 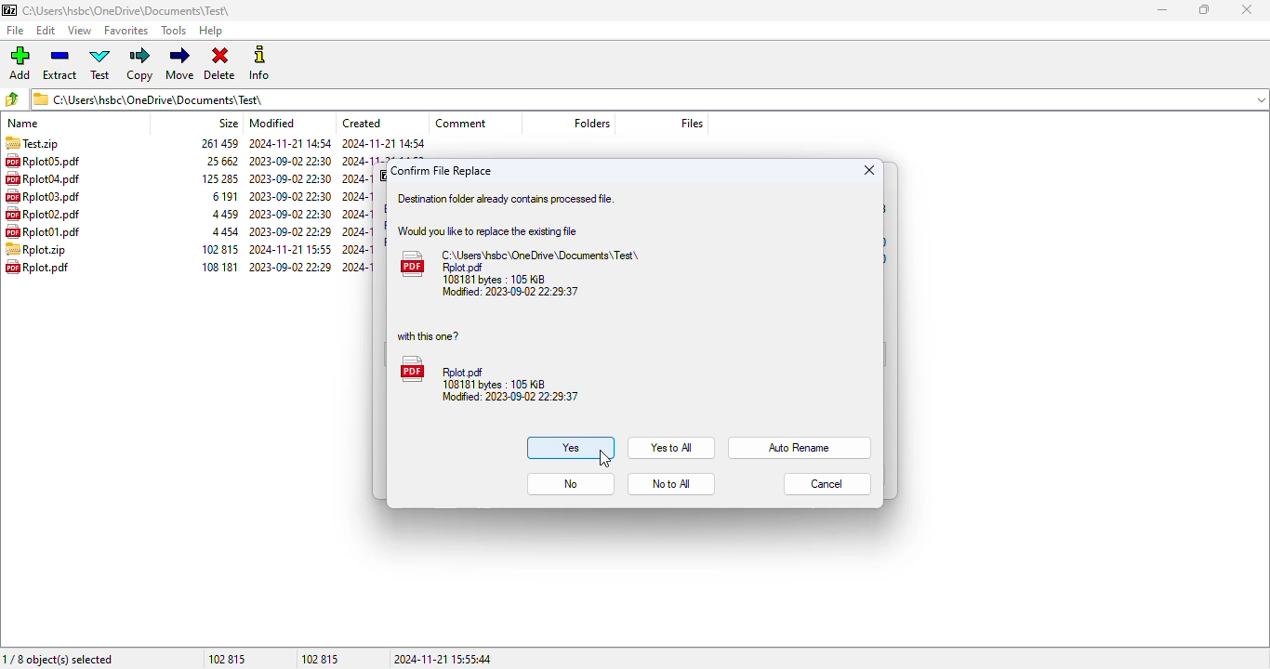 I want to click on file, so click(x=17, y=31).